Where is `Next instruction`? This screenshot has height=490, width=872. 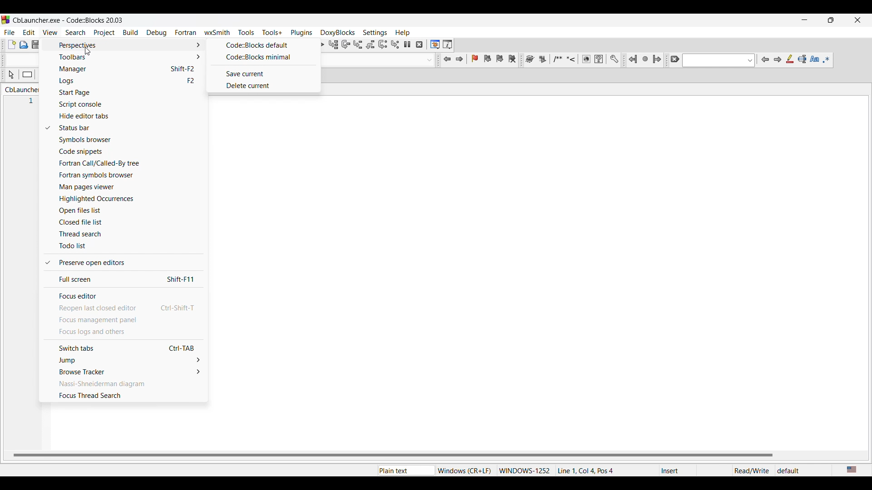
Next instruction is located at coordinates (383, 44).